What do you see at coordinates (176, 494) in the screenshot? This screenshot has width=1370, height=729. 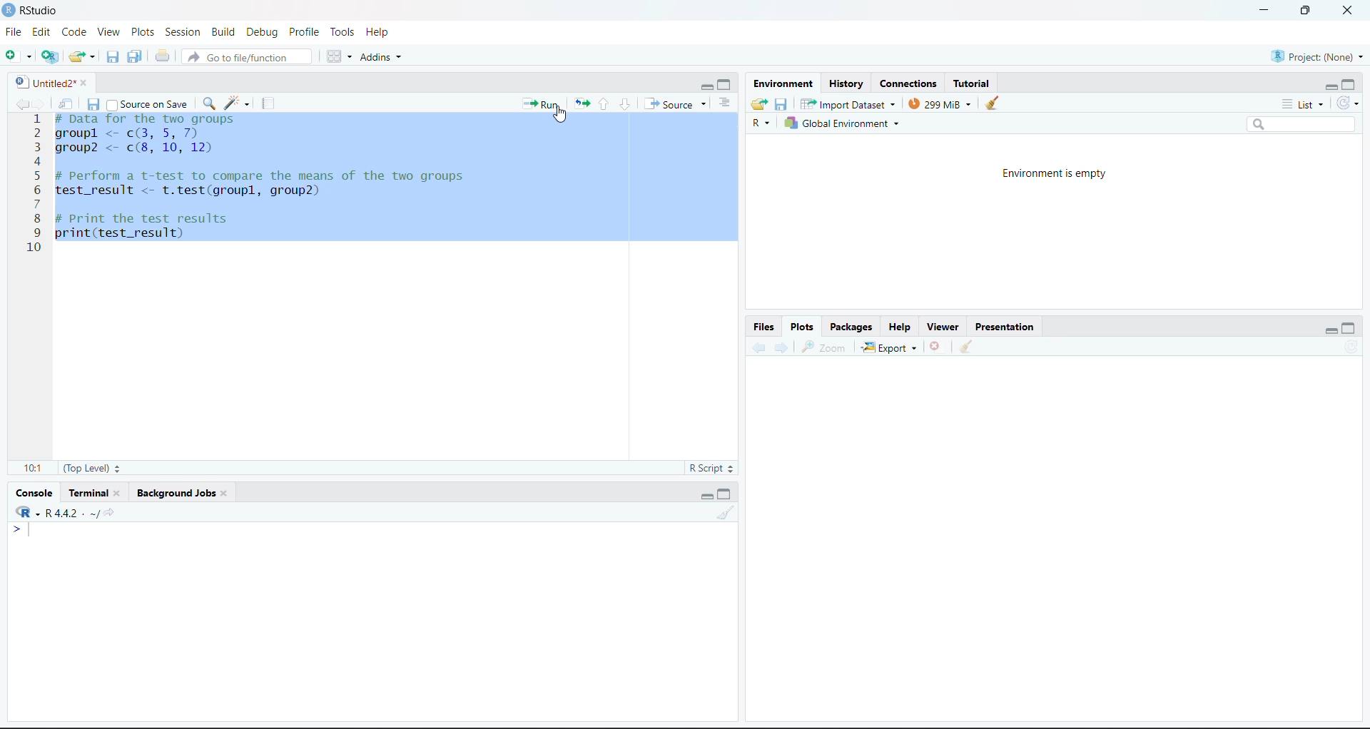 I see `Background Jobs` at bounding box center [176, 494].